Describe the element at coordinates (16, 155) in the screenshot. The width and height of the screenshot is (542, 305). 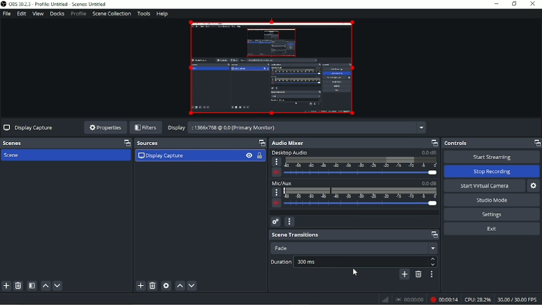
I see `Scene` at that location.